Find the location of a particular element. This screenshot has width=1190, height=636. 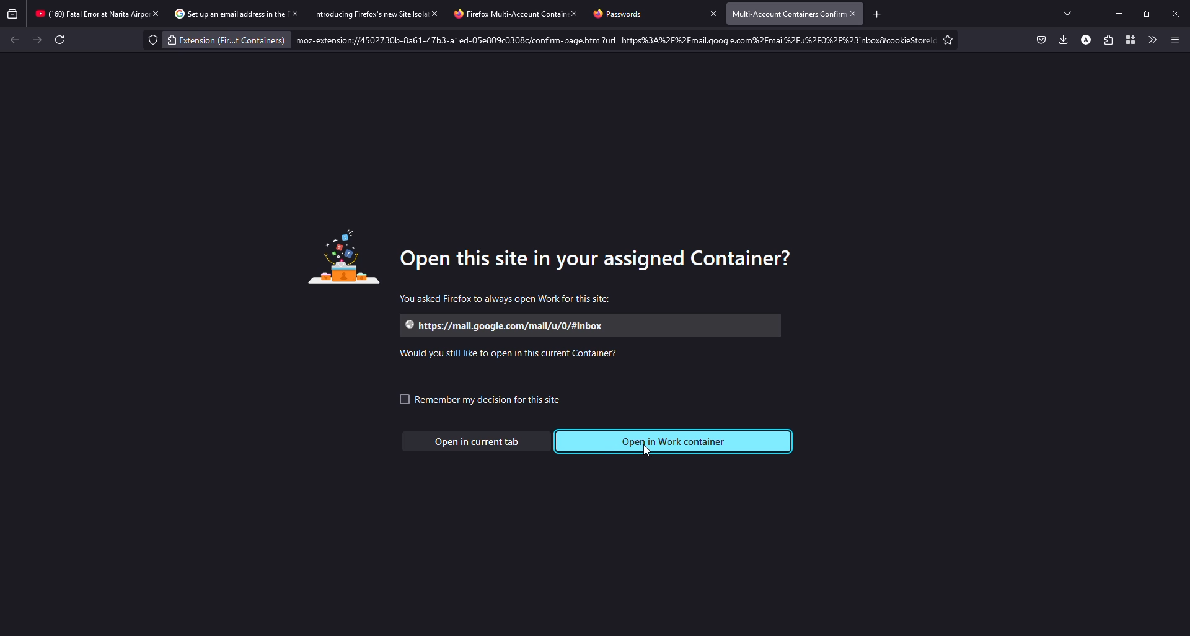

Extension (Fir...t Containers) is located at coordinates (226, 42).